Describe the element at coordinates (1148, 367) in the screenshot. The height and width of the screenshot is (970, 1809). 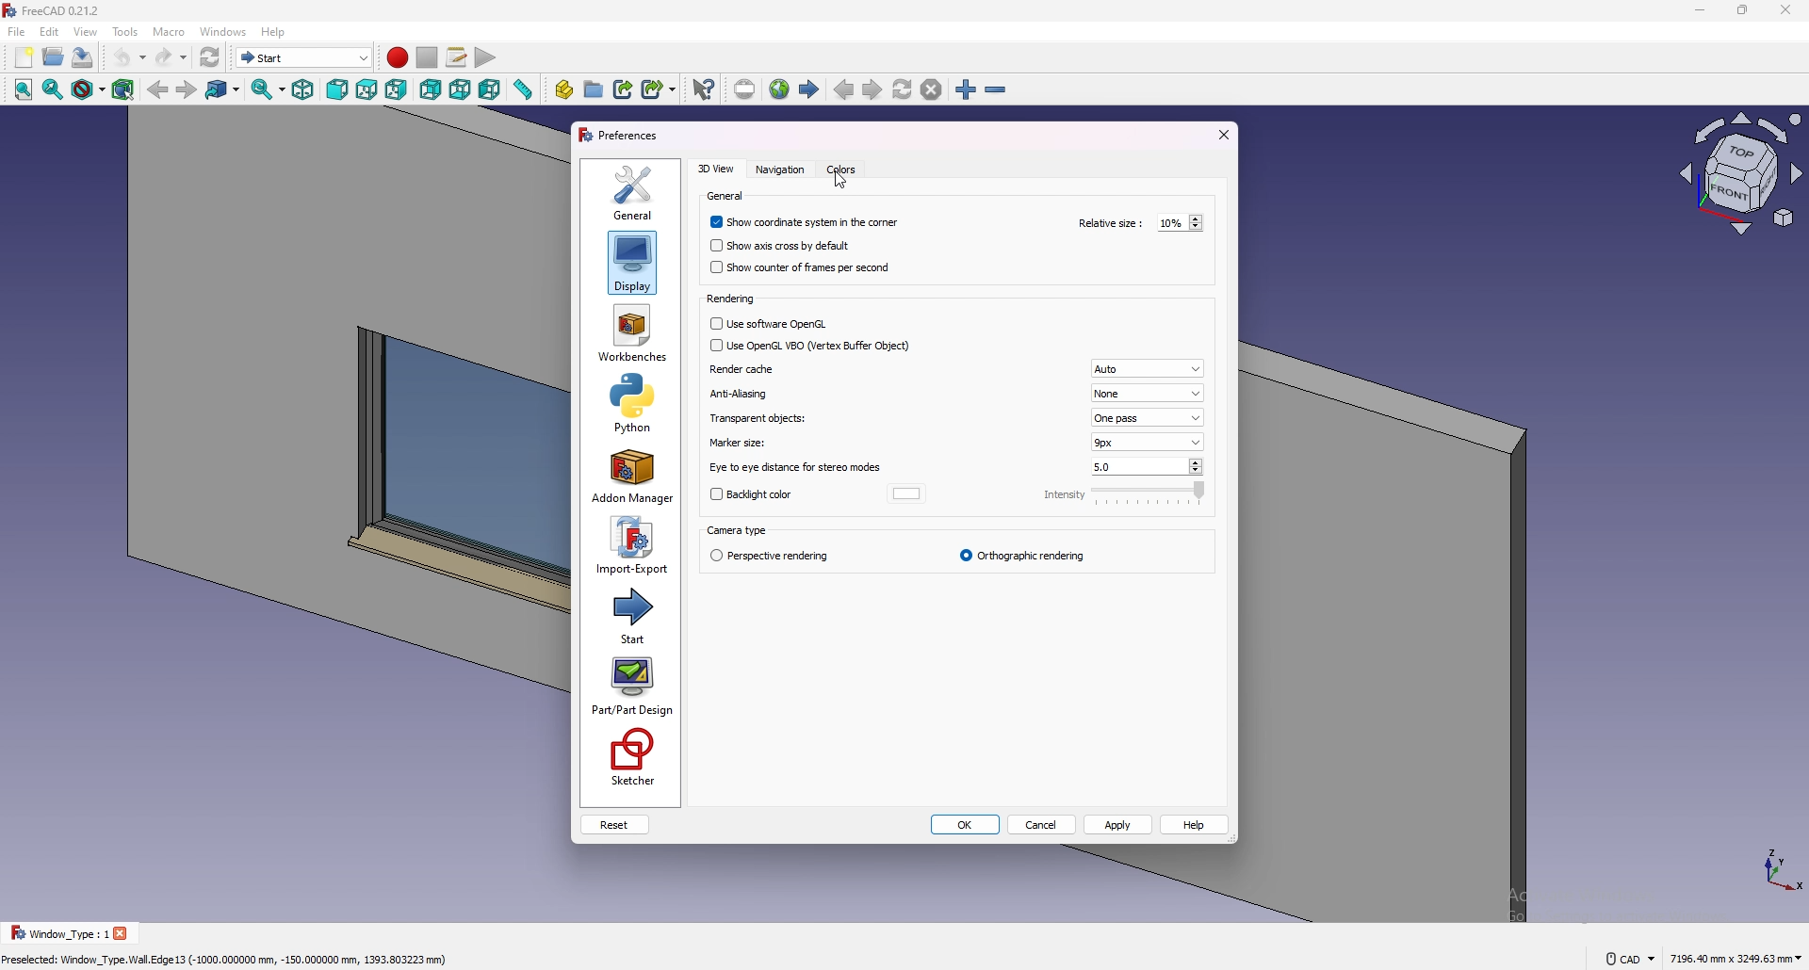
I see `Auto` at that location.